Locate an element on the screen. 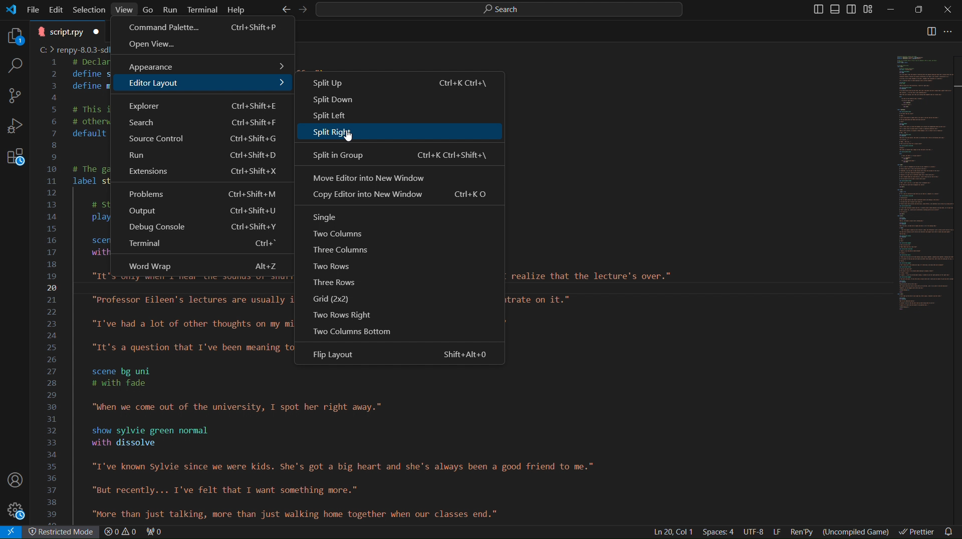  Go is located at coordinates (149, 9).